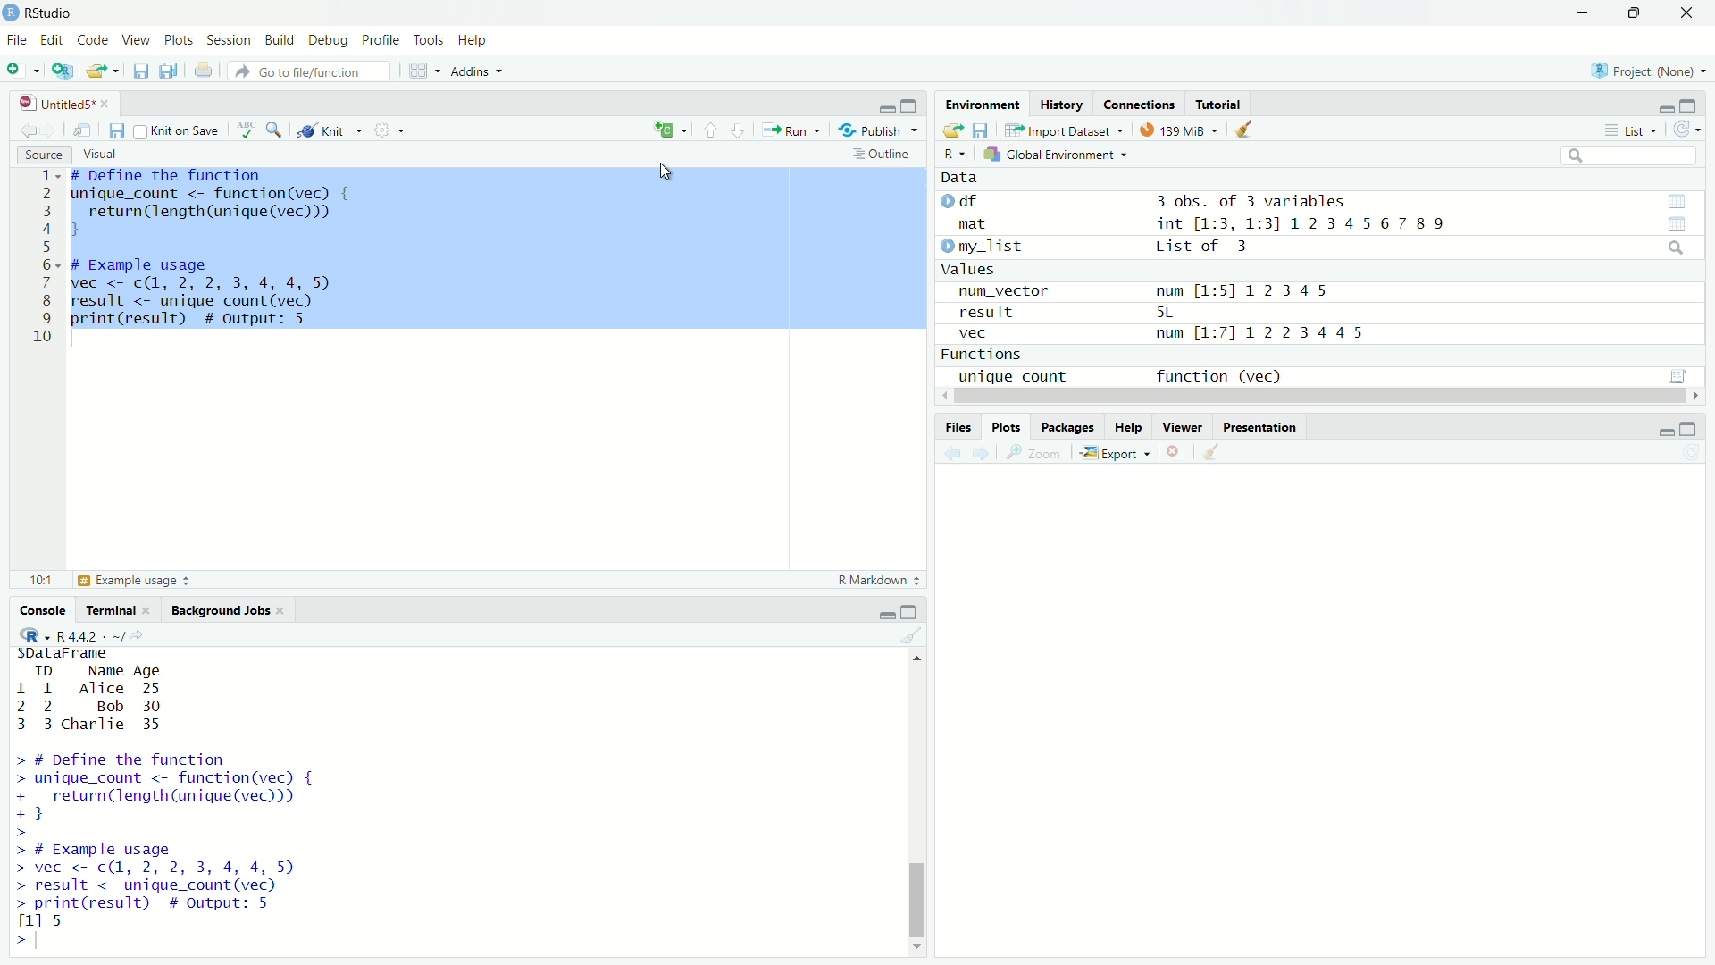 The image size is (1715, 965). I want to click on malin
ID Name Age

1 1 Alice 25

2 2 Bob 30

3 3 charlie 35

> # Define the function

> unique_count <- function(vec) i

+ return(length (unique (vec)))

+3

>

> # Example usage

> vec <- c(1, 2, 2, 3, 4, 4, 5)

> result <- unique_count(vec)

> print(result) # Output: 5

[11s

>, so click(158, 801).